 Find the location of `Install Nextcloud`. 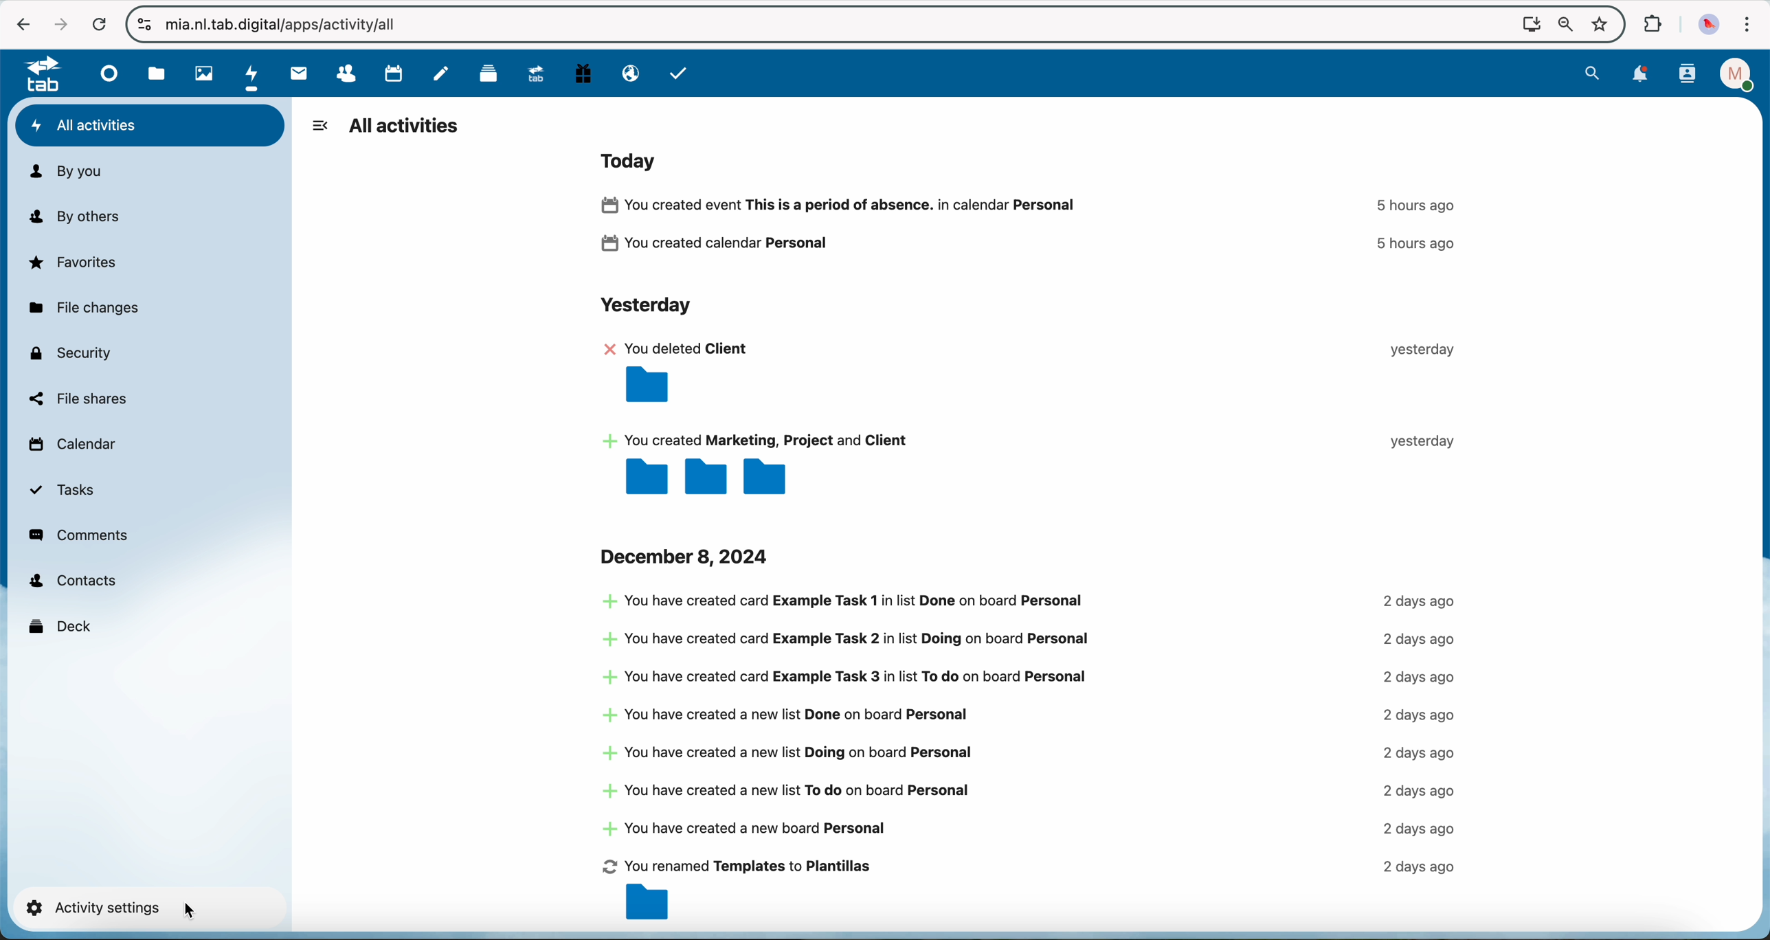

Install Nextcloud is located at coordinates (1529, 26).